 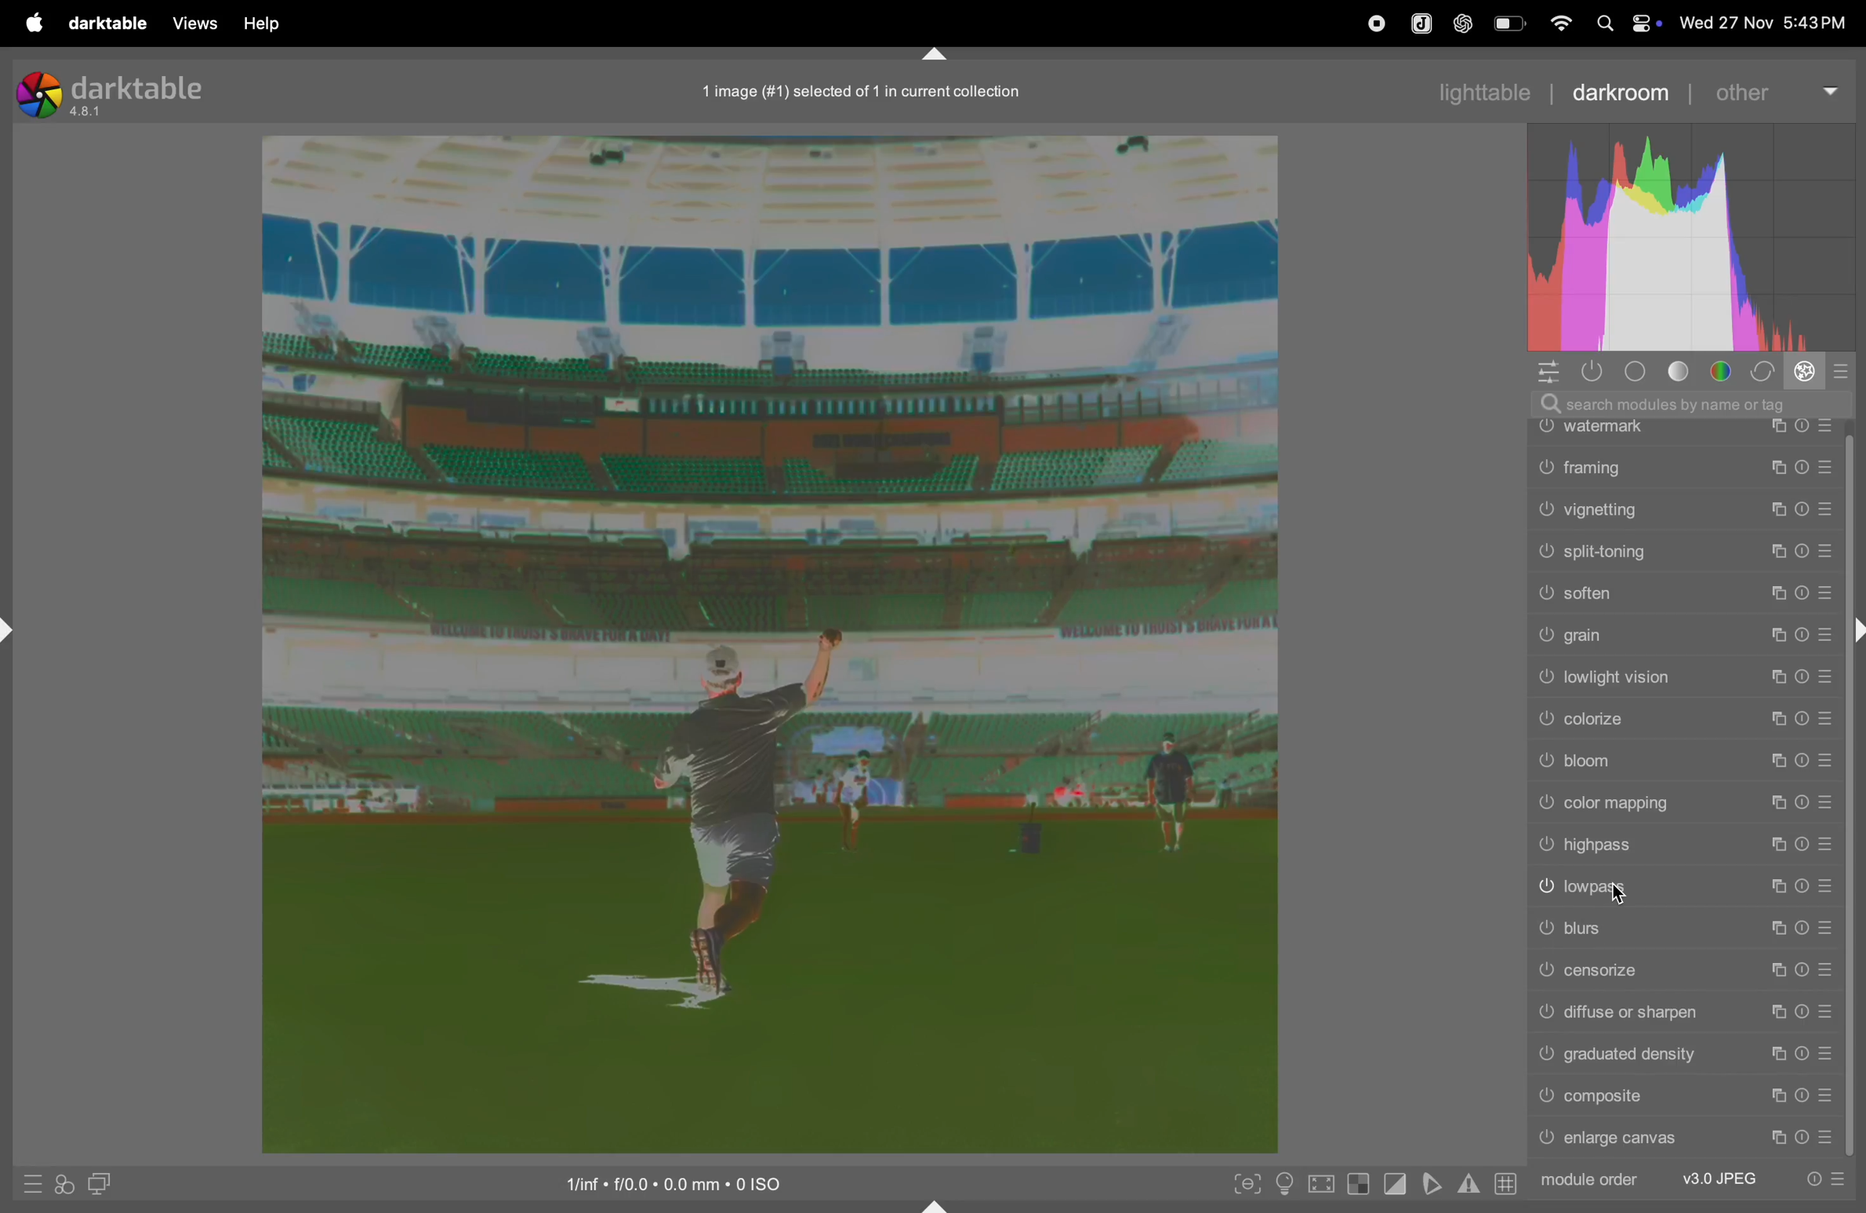 I want to click on color mapping, so click(x=1686, y=805).